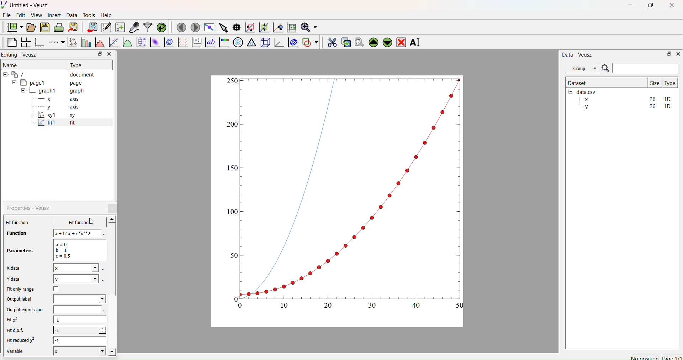 The width and height of the screenshot is (683, 360). What do you see at coordinates (47, 82) in the screenshot?
I see `page1 page` at bounding box center [47, 82].